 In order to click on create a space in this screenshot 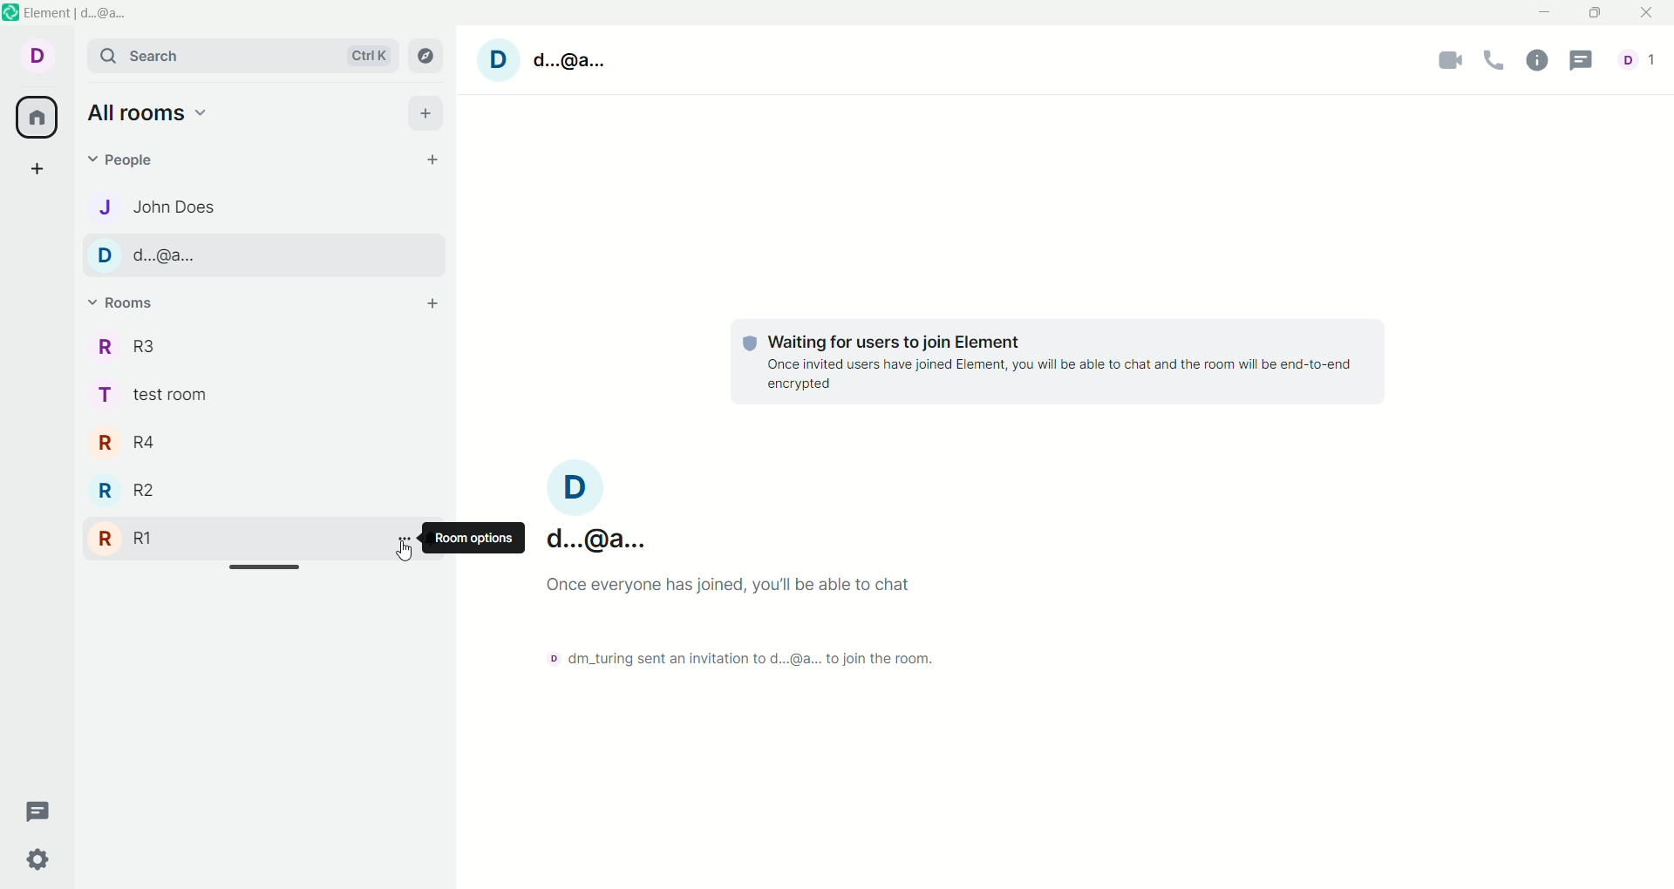, I will do `click(33, 170)`.